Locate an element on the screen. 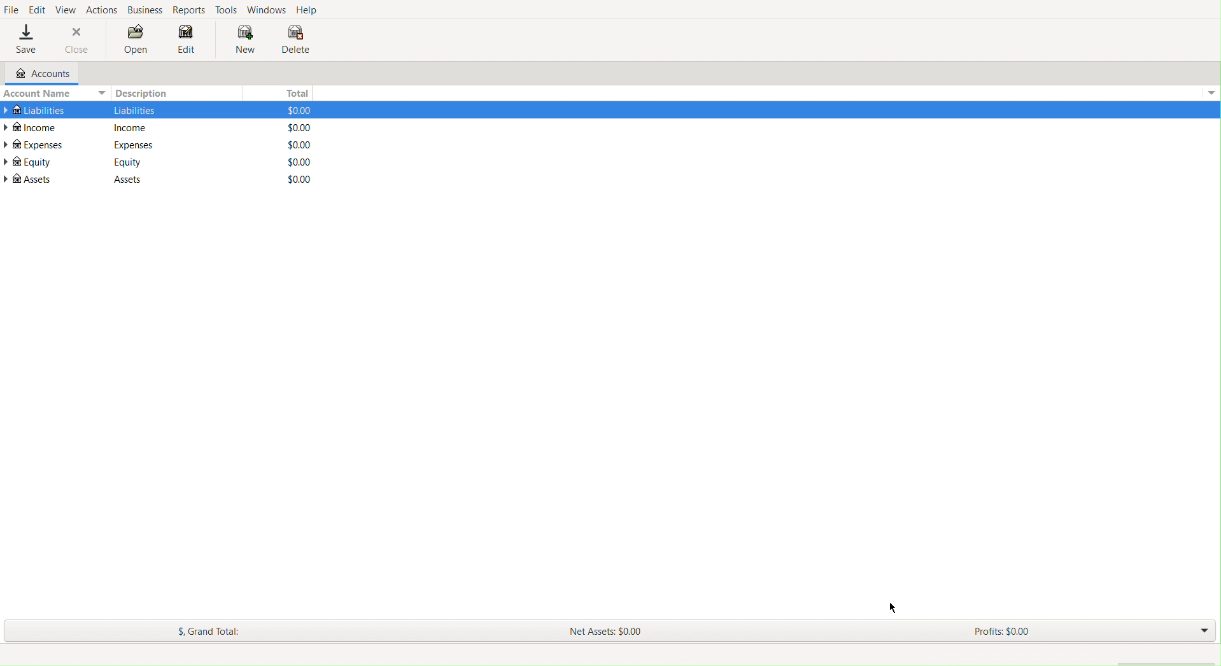 This screenshot has height=666, width=1221. Save is located at coordinates (26, 40).